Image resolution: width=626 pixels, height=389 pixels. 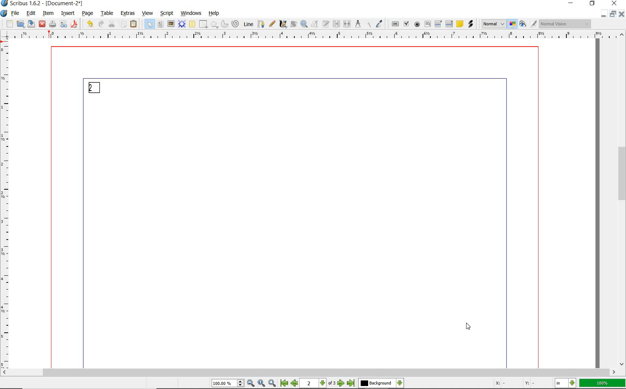 What do you see at coordinates (227, 384) in the screenshot?
I see `Zoom 100.00%` at bounding box center [227, 384].